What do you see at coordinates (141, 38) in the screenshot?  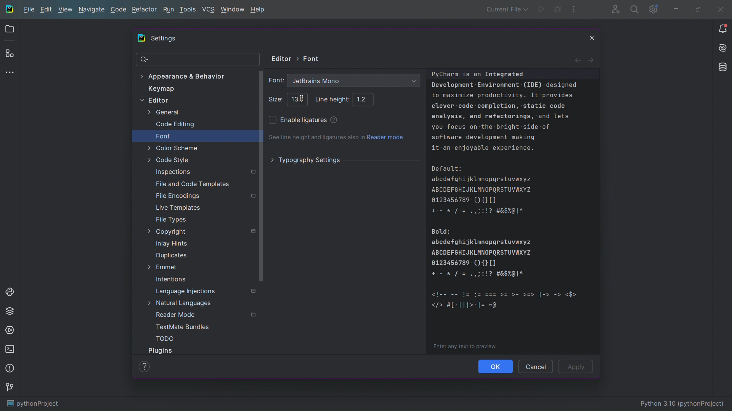 I see `Logo` at bounding box center [141, 38].